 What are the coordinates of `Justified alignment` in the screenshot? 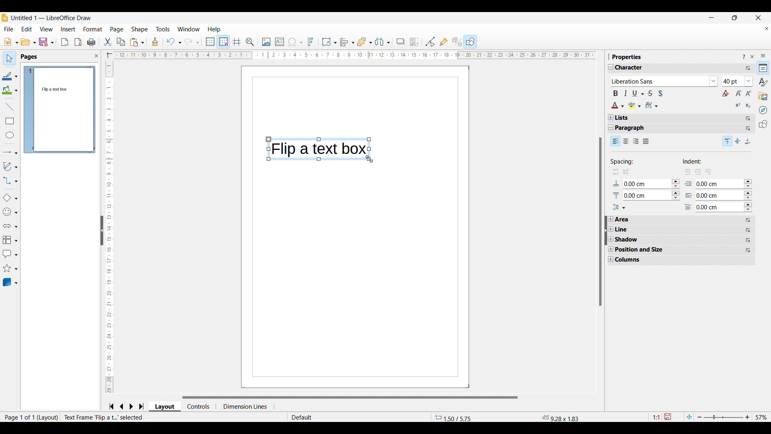 It's located at (646, 141).